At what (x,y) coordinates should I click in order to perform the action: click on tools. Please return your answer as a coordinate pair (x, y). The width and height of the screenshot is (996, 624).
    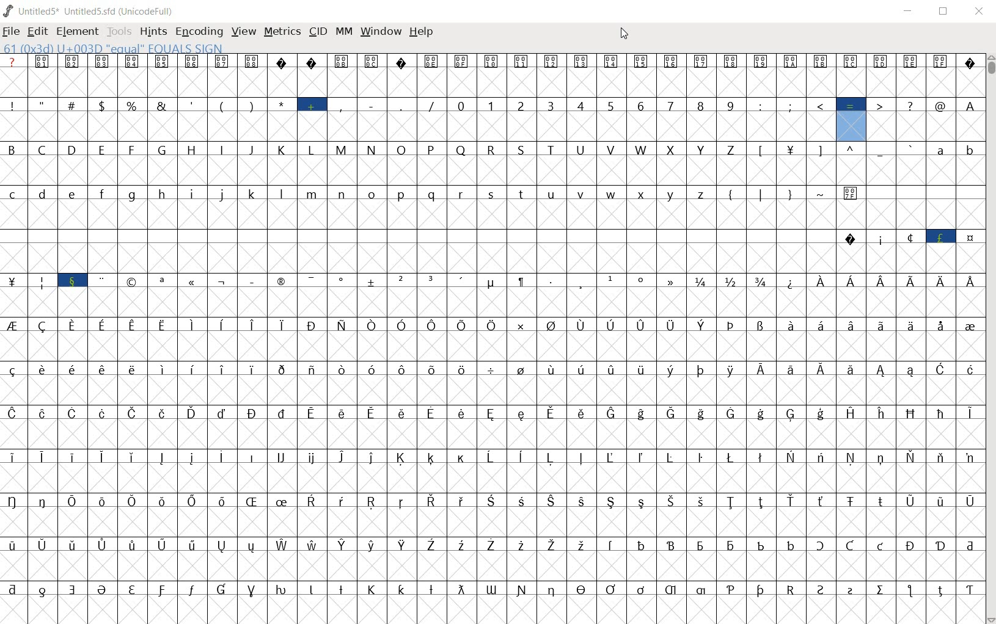
    Looking at the image, I should click on (119, 32).